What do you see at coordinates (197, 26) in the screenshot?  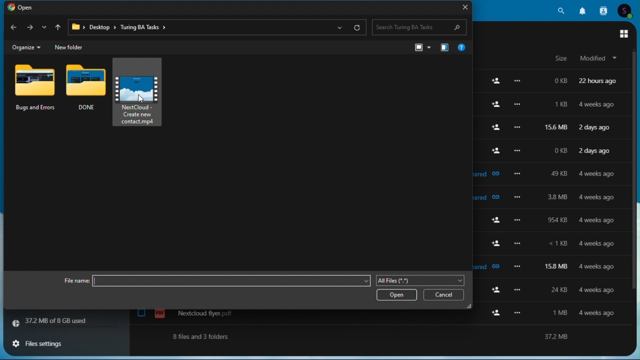 I see `Address bar` at bounding box center [197, 26].